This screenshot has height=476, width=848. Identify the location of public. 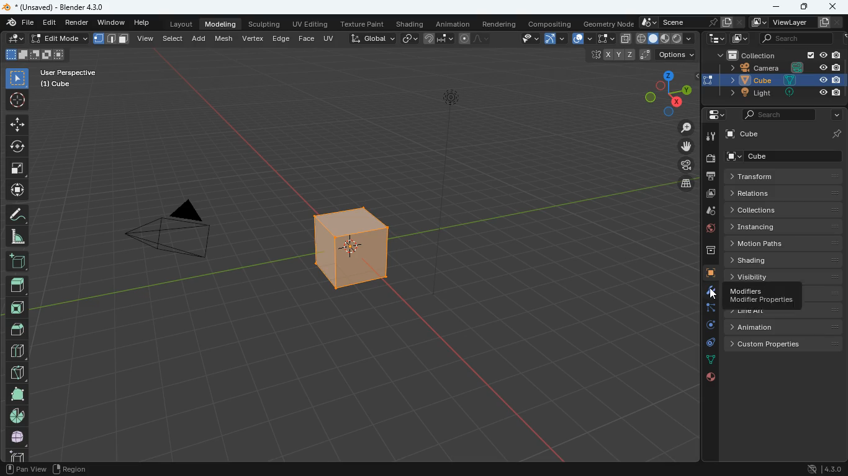
(711, 379).